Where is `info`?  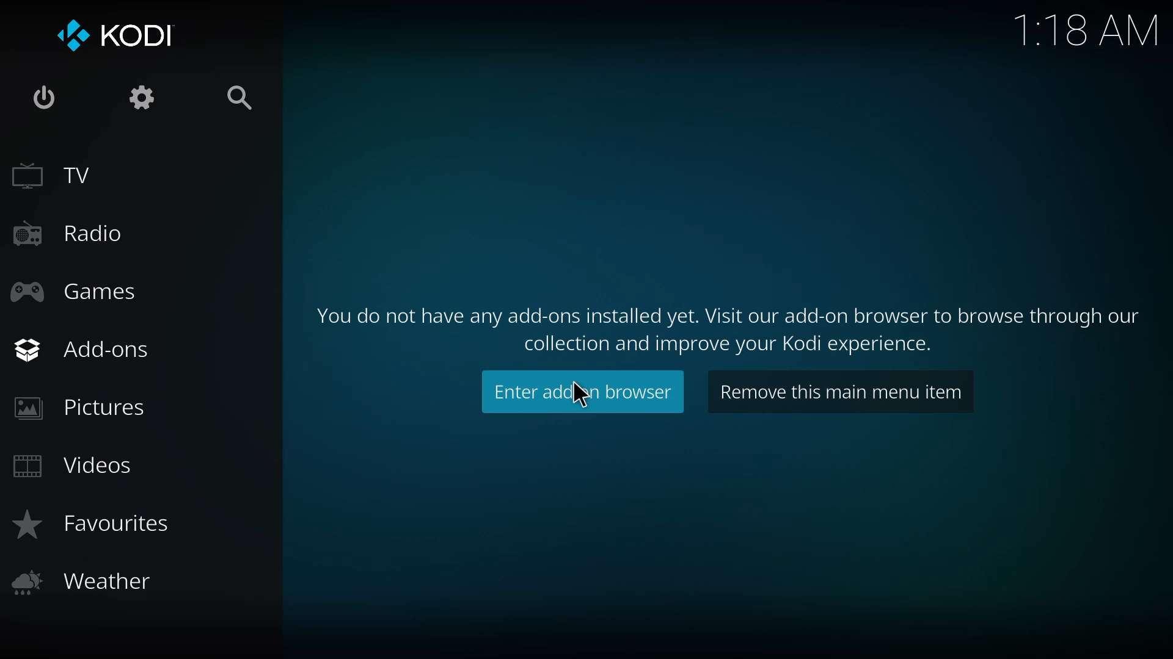 info is located at coordinates (728, 325).